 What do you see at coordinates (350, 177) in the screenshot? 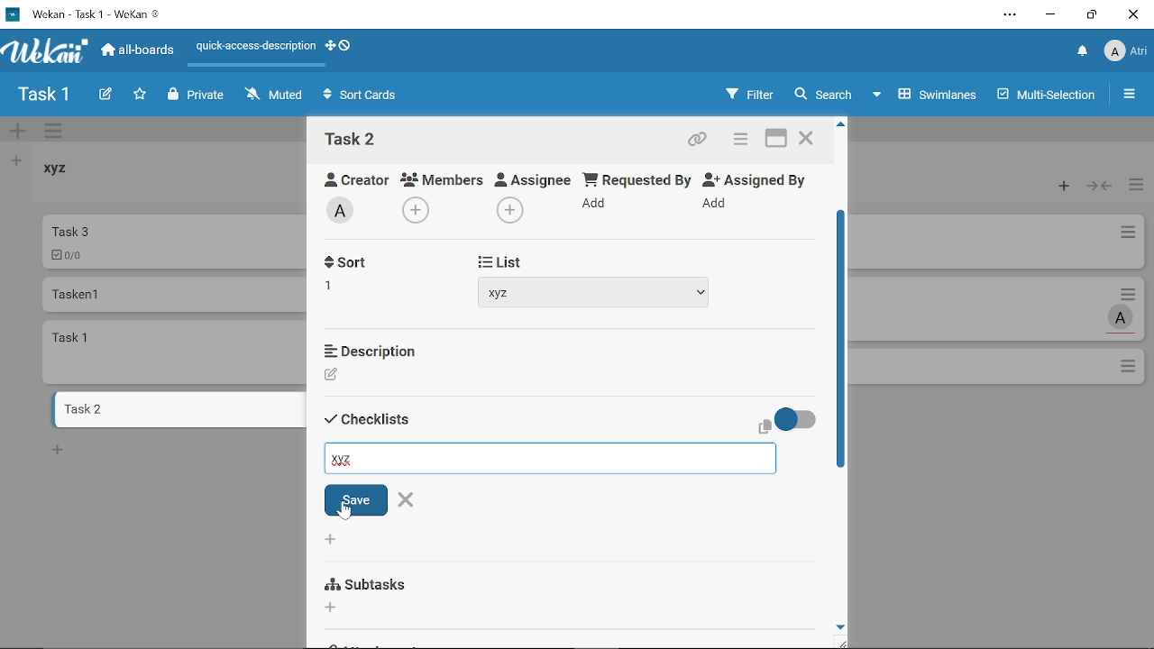
I see `Creator` at bounding box center [350, 177].